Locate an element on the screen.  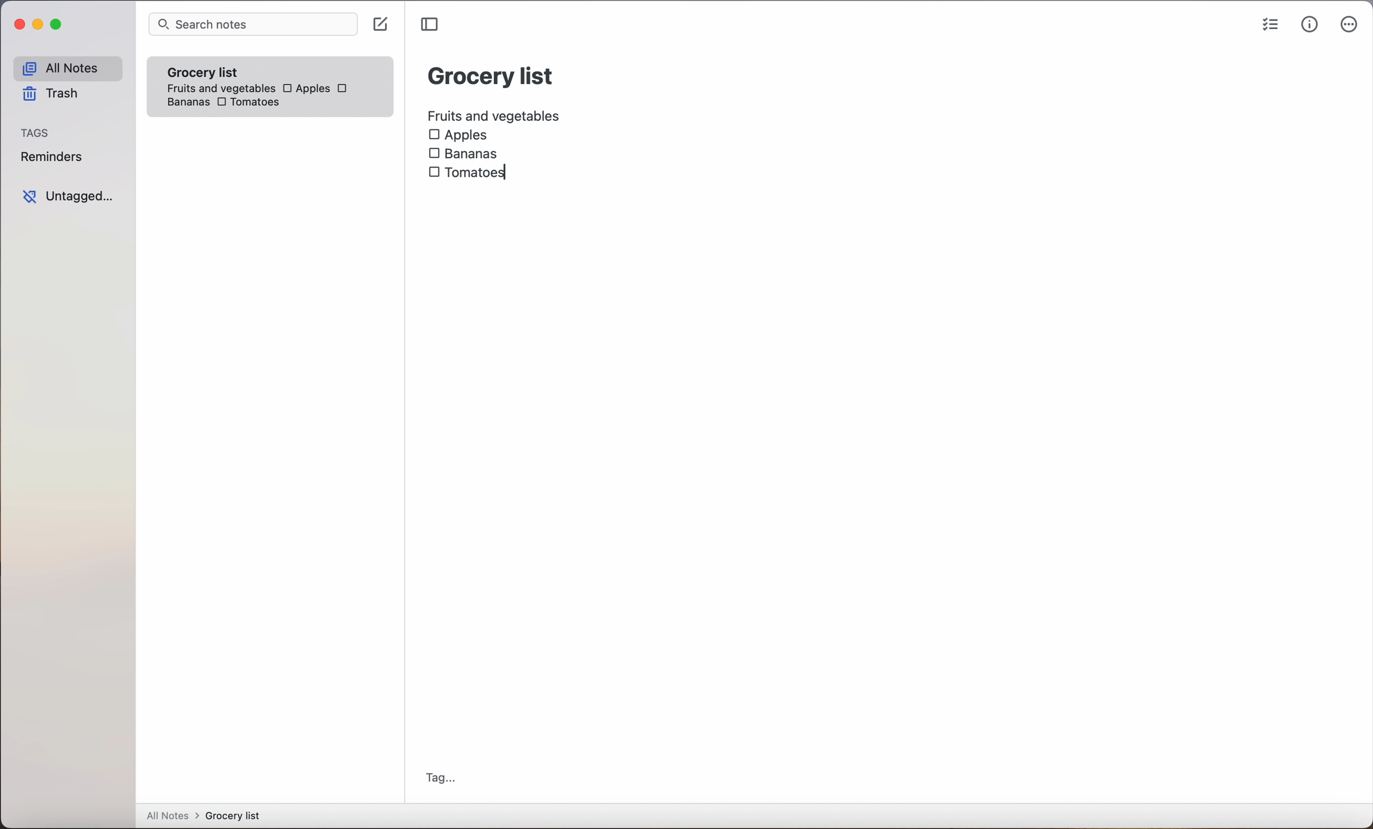
reminders is located at coordinates (51, 159).